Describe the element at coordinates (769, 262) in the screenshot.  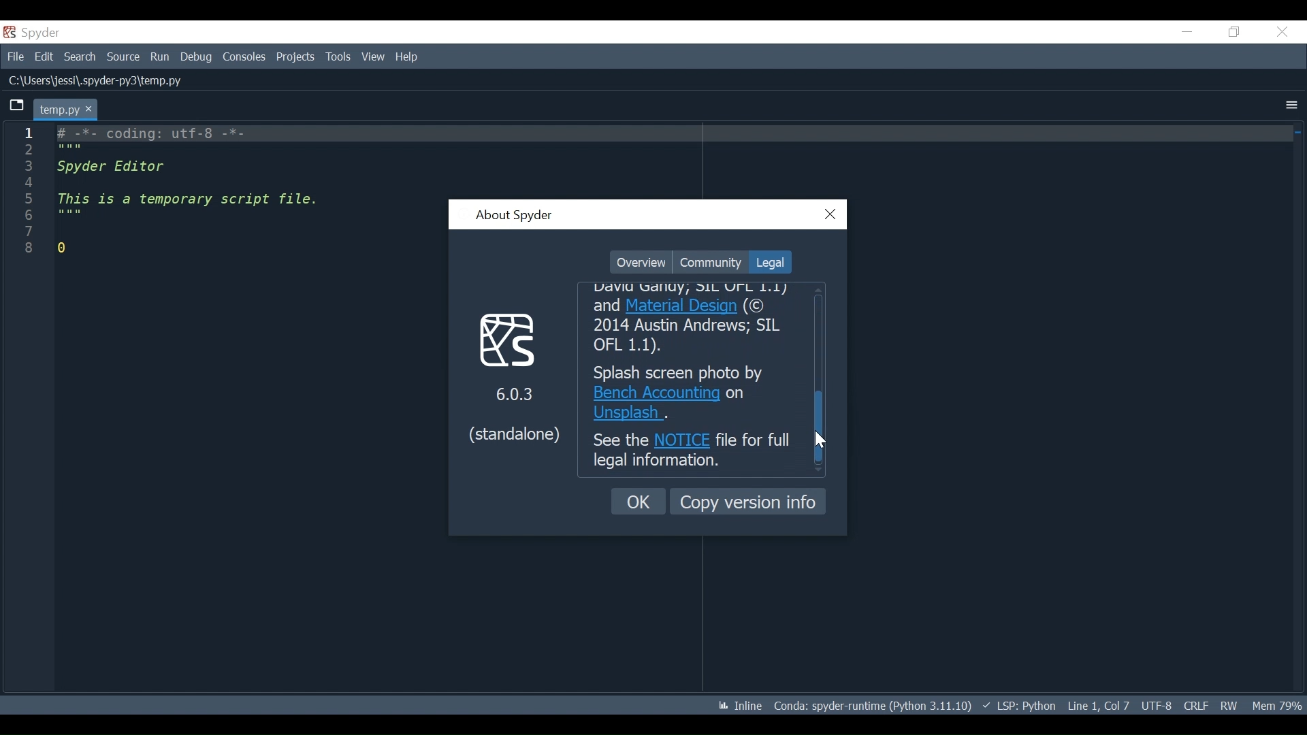
I see `Legal` at that location.